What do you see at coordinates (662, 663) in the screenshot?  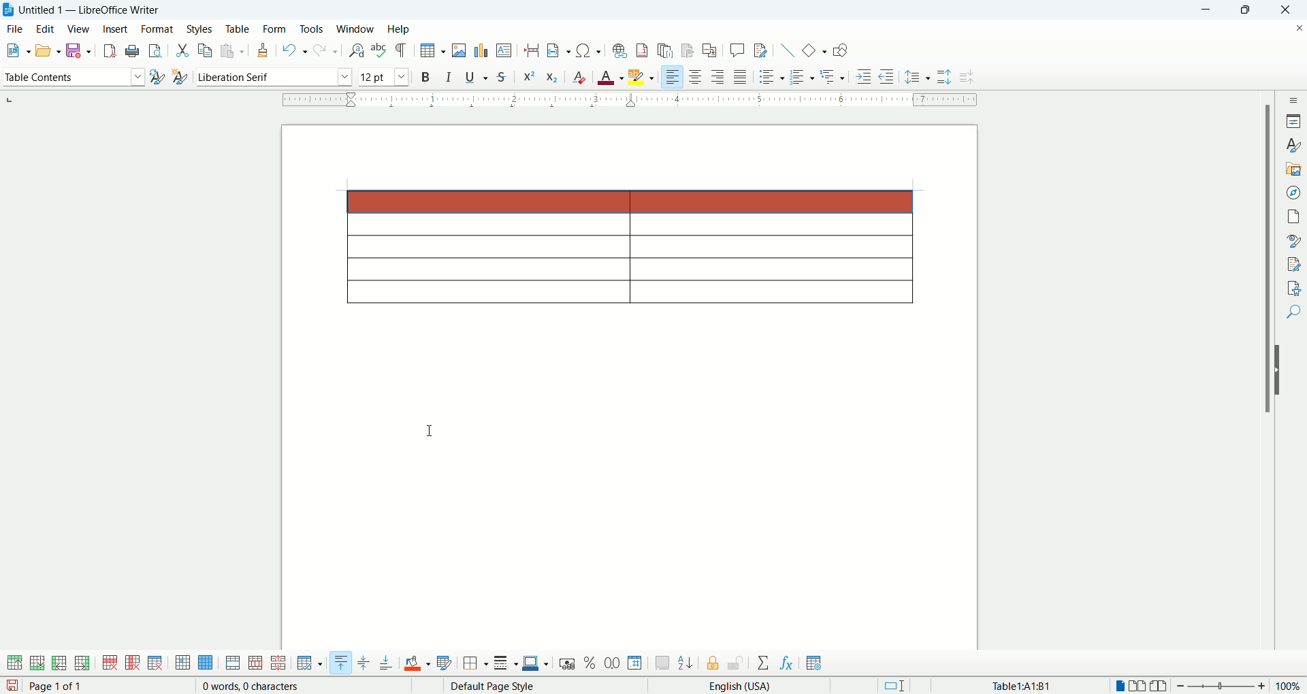 I see `insert caption` at bounding box center [662, 663].